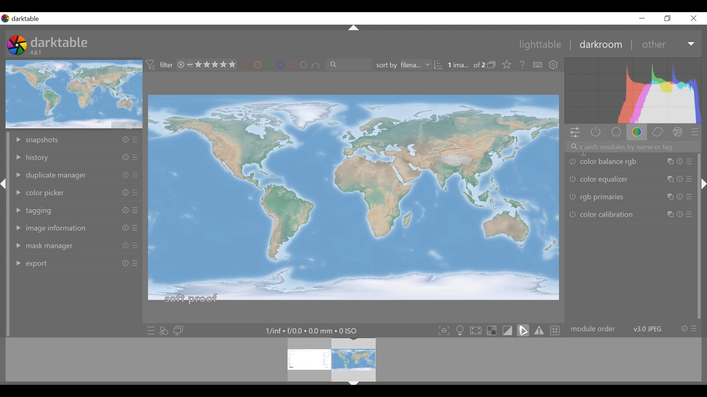 This screenshot has width=707, height=397. Describe the element at coordinates (135, 266) in the screenshot. I see `` at that location.